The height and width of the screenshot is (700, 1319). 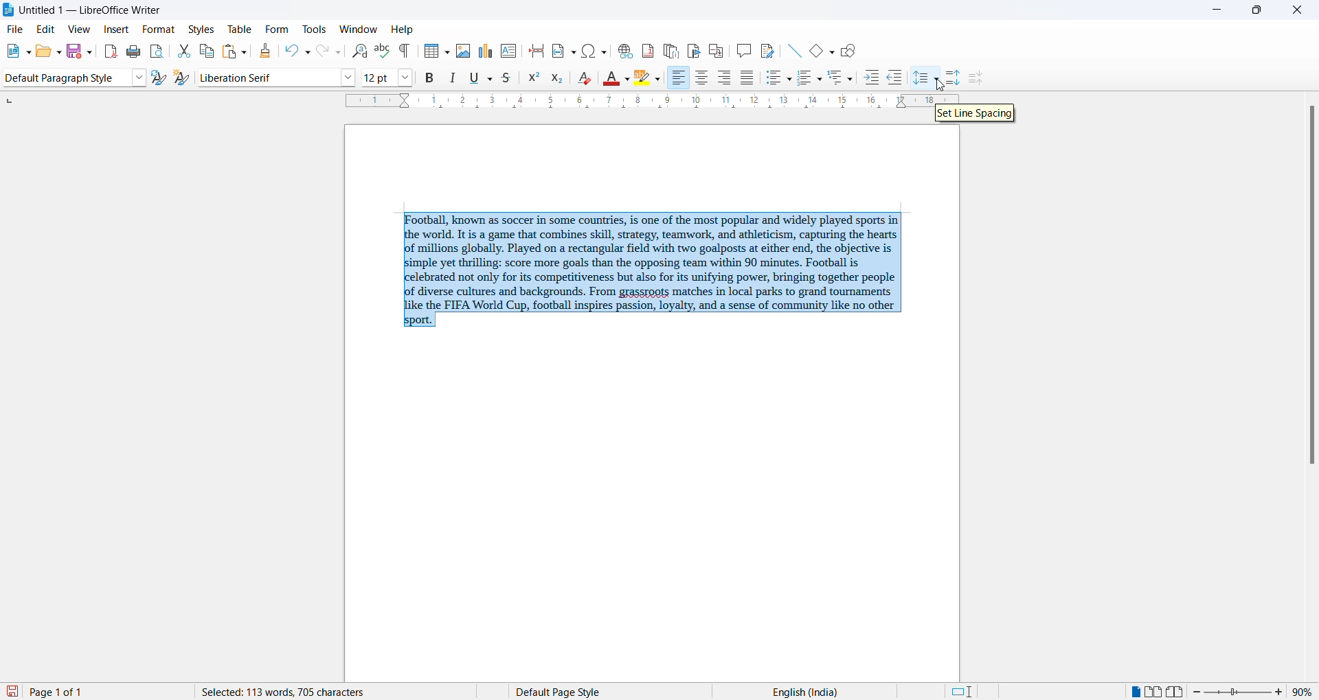 I want to click on insert table grid, so click(x=447, y=51).